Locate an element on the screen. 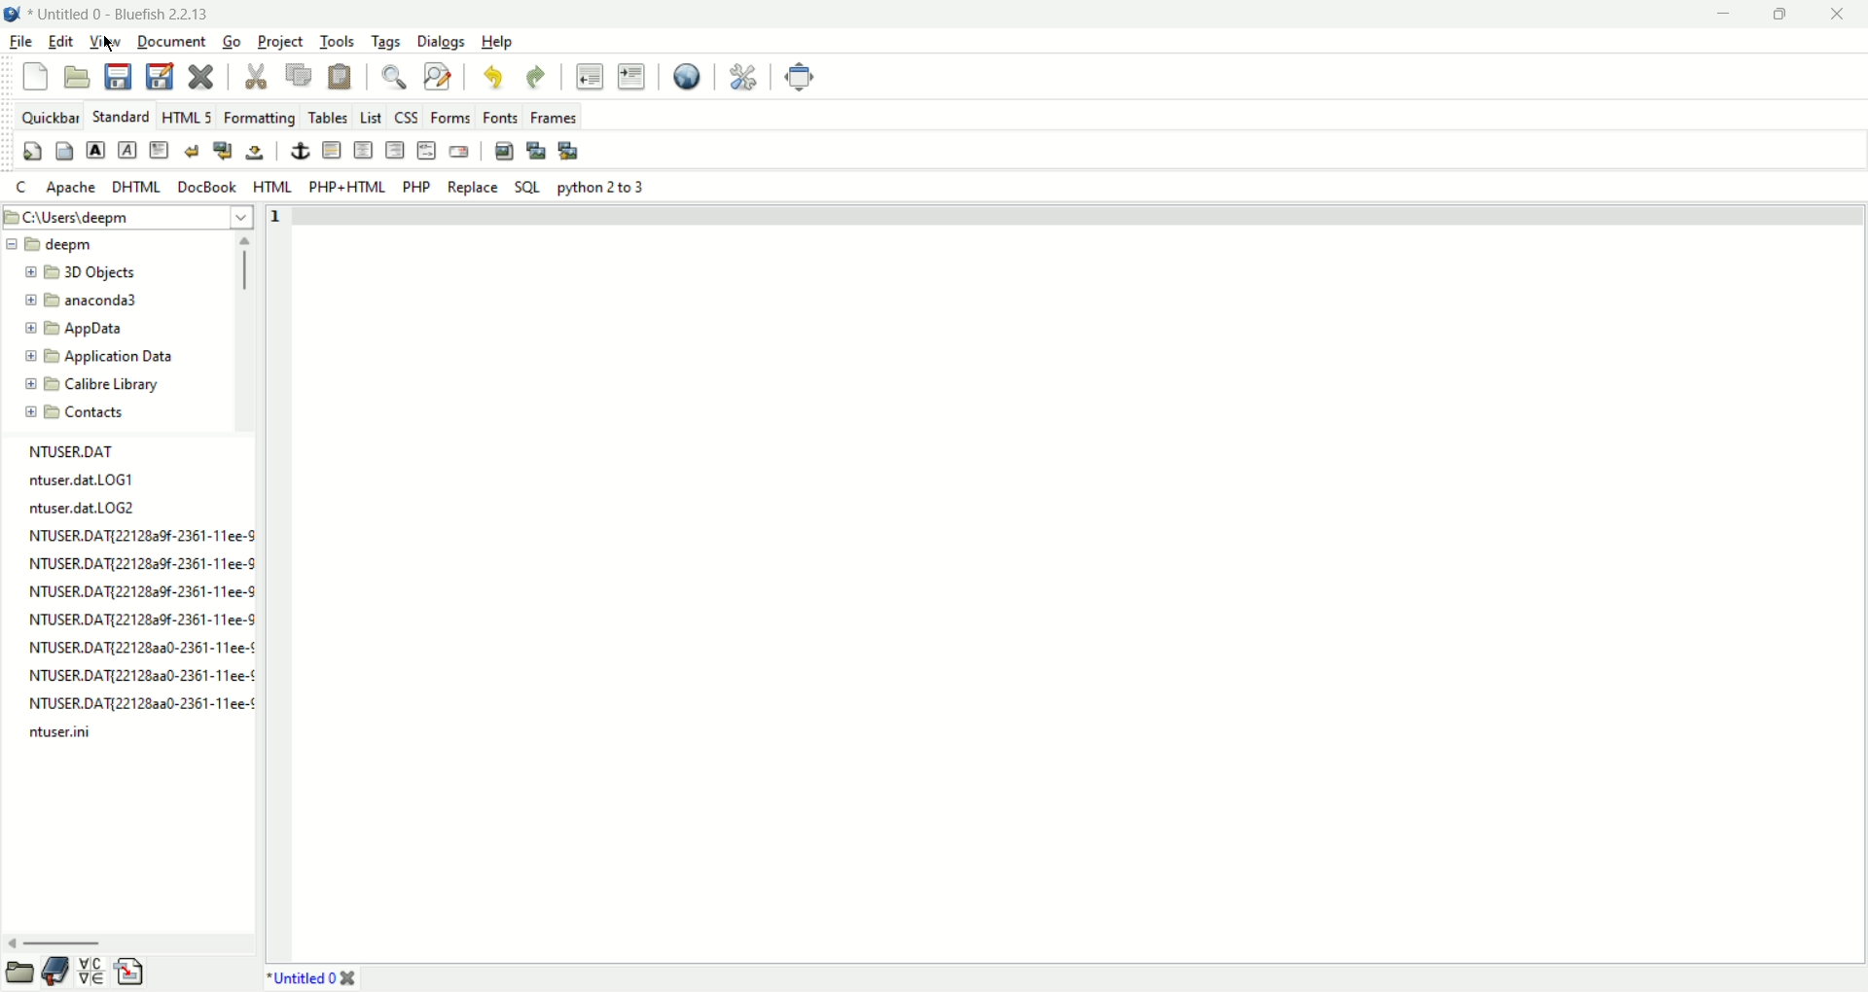 The image size is (1868, 992). new folder is located at coordinates (76, 245).